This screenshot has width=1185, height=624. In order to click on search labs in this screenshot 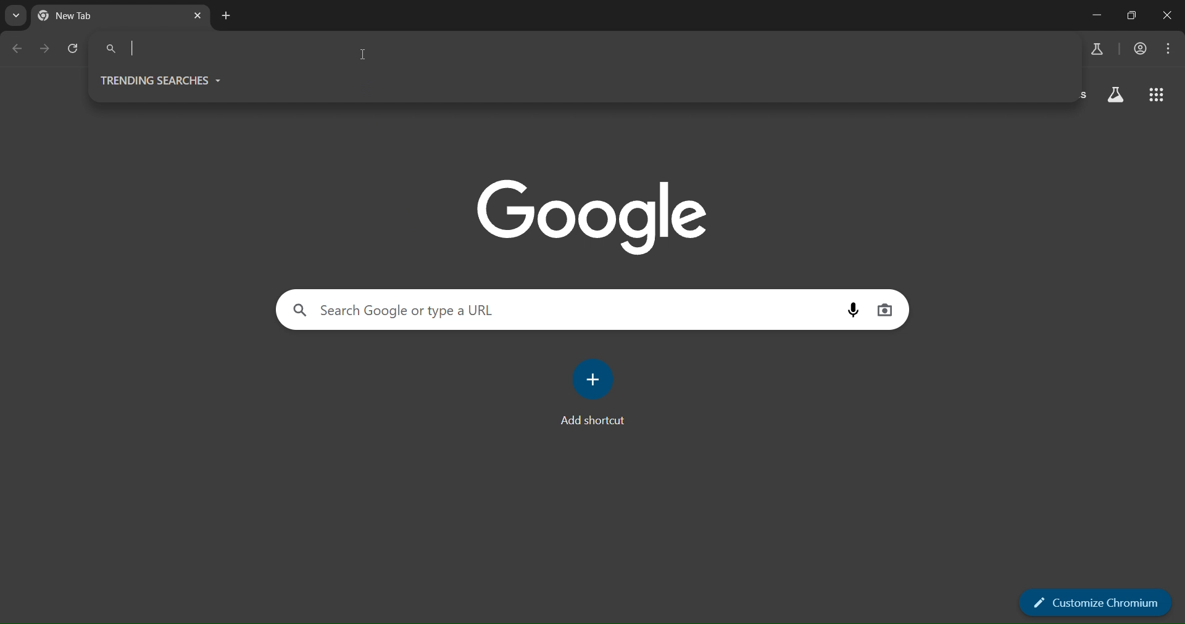, I will do `click(1117, 94)`.